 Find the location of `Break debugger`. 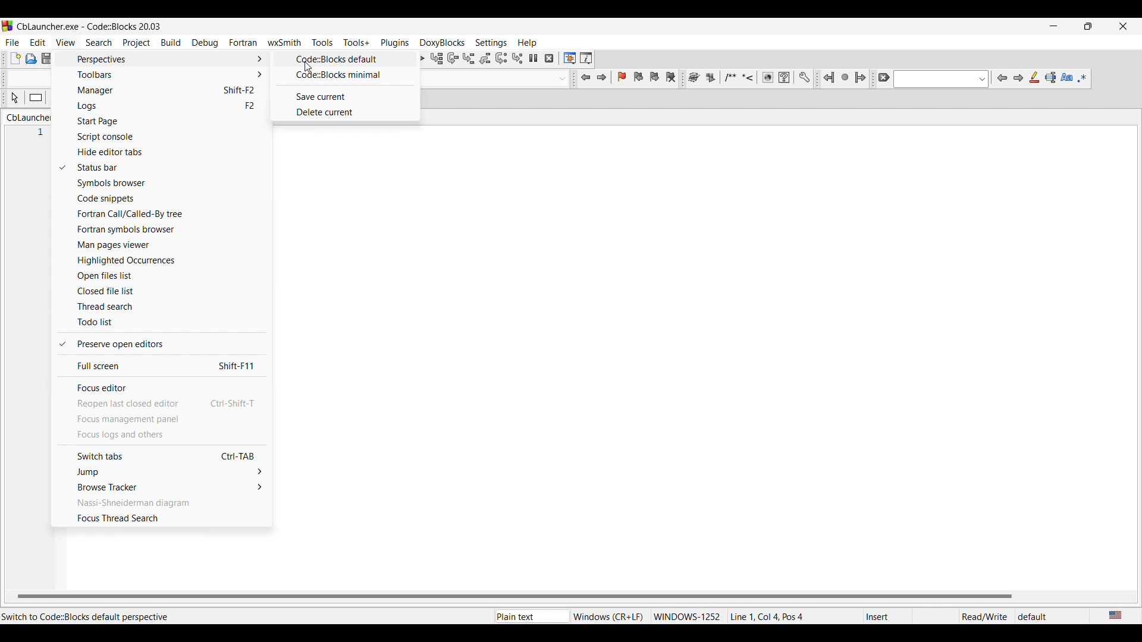

Break debugger is located at coordinates (534, 58).